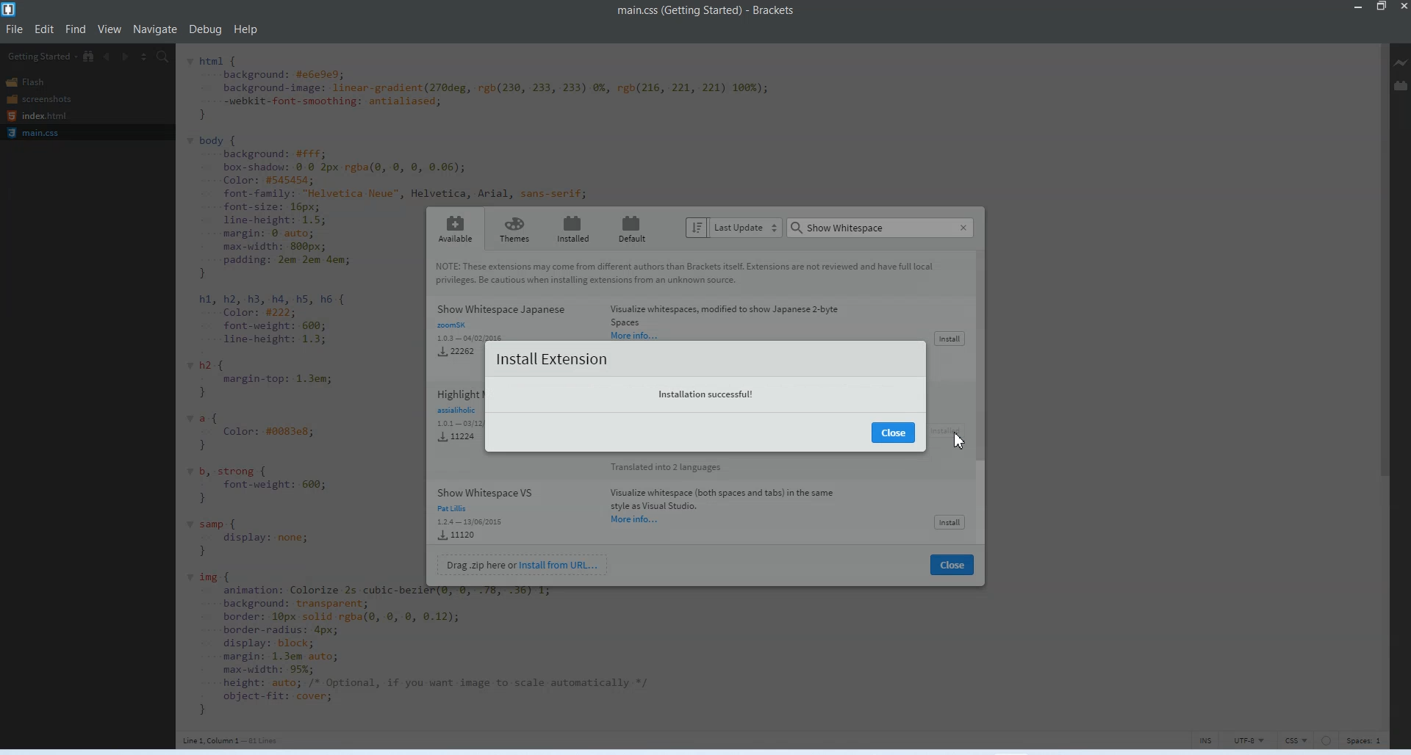 The width and height of the screenshot is (1411, 755). Describe the element at coordinates (35, 133) in the screenshot. I see `Main.css` at that location.